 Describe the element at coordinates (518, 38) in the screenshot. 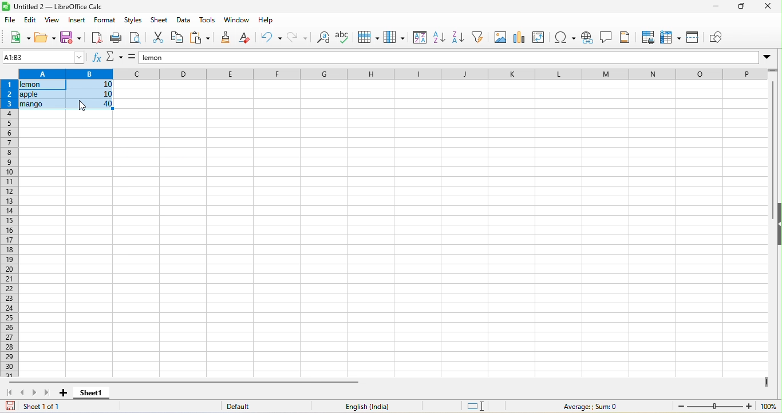

I see `chart` at that location.